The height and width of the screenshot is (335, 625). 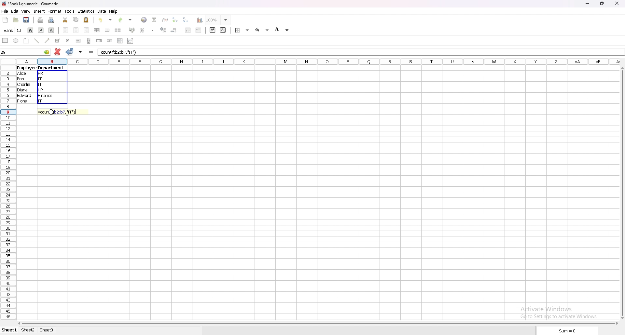 I want to click on new, so click(x=5, y=20).